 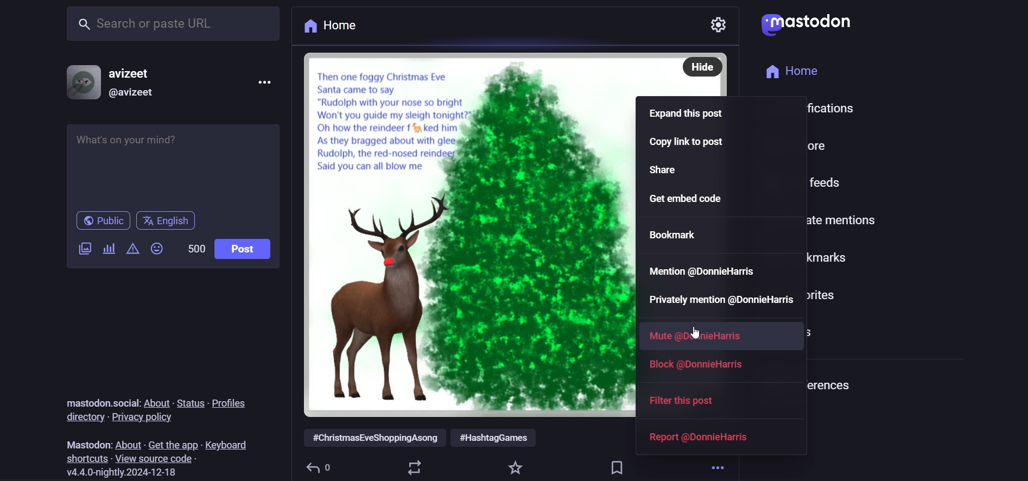 What do you see at coordinates (813, 26) in the screenshot?
I see `logo` at bounding box center [813, 26].